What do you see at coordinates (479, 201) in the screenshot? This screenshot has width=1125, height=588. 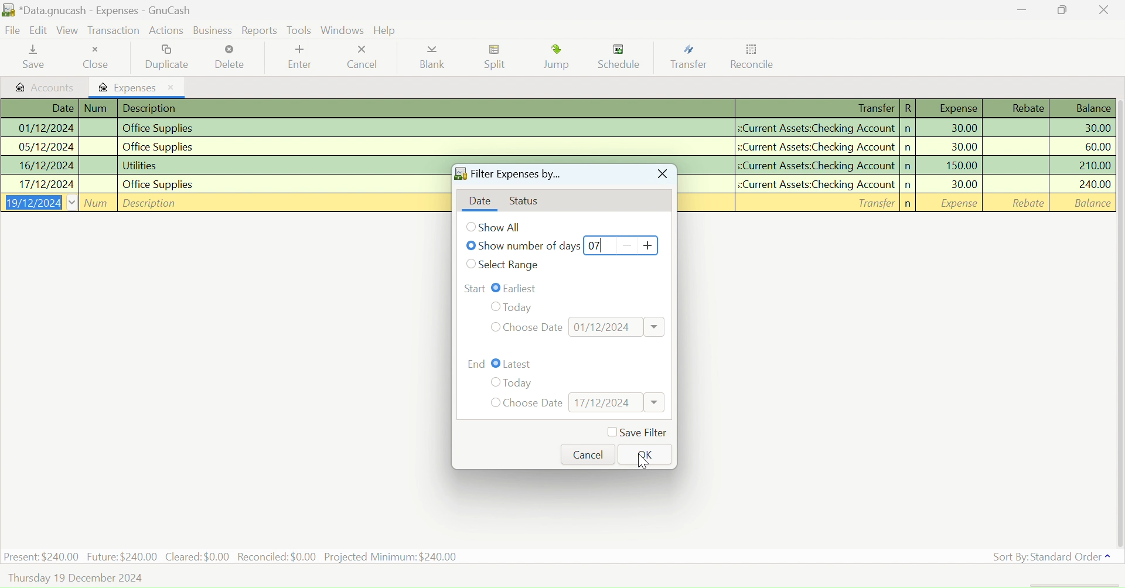 I see `Date` at bounding box center [479, 201].